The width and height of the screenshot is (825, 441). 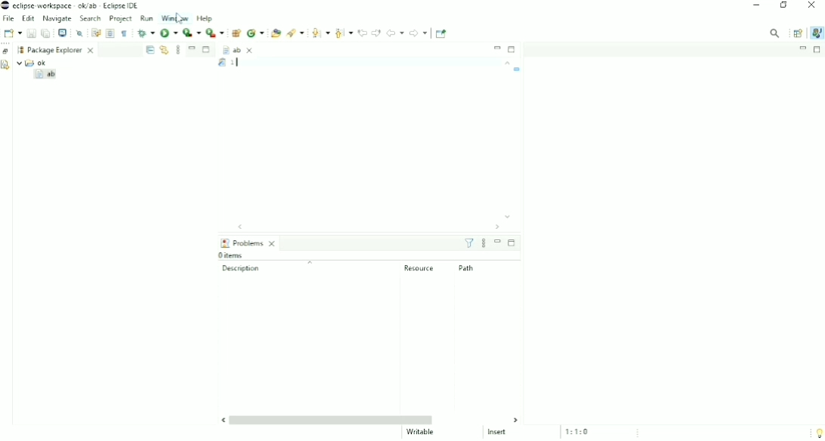 What do you see at coordinates (376, 32) in the screenshot?
I see `Next Edit Location` at bounding box center [376, 32].